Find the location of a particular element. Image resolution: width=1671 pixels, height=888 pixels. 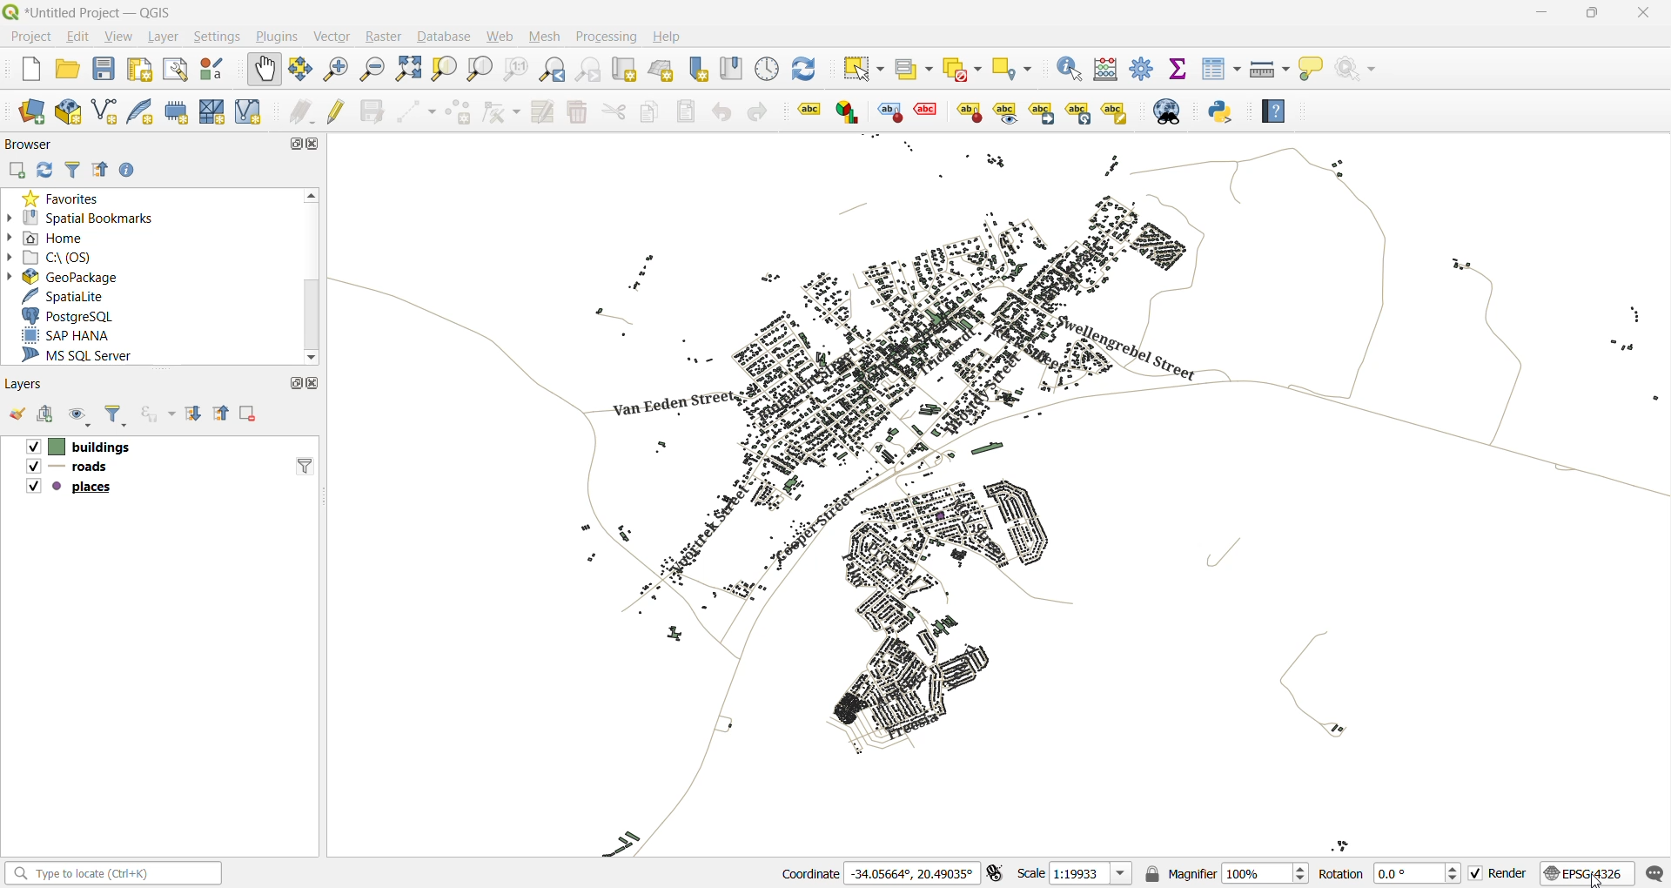

roads is located at coordinates (68, 468).